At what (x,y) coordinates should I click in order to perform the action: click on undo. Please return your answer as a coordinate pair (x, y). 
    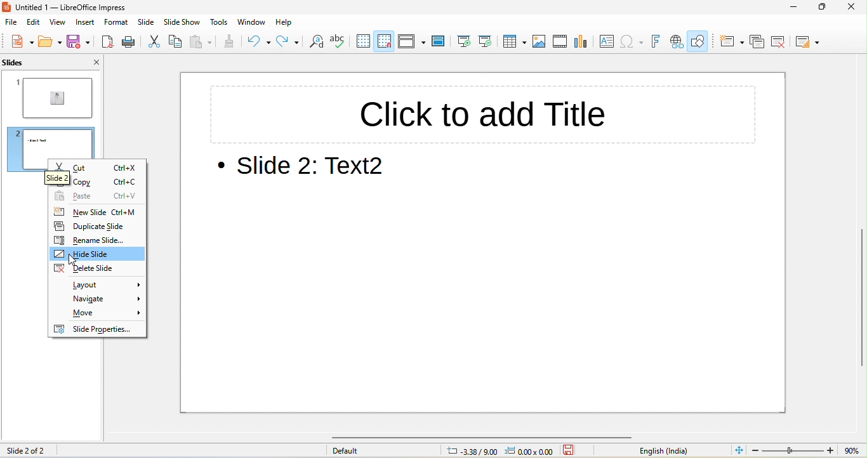
    Looking at the image, I should click on (258, 43).